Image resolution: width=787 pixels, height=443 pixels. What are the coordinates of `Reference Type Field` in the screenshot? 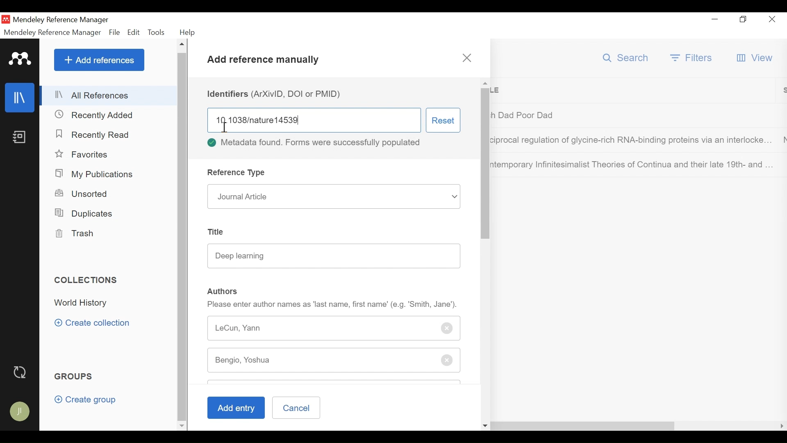 It's located at (334, 196).